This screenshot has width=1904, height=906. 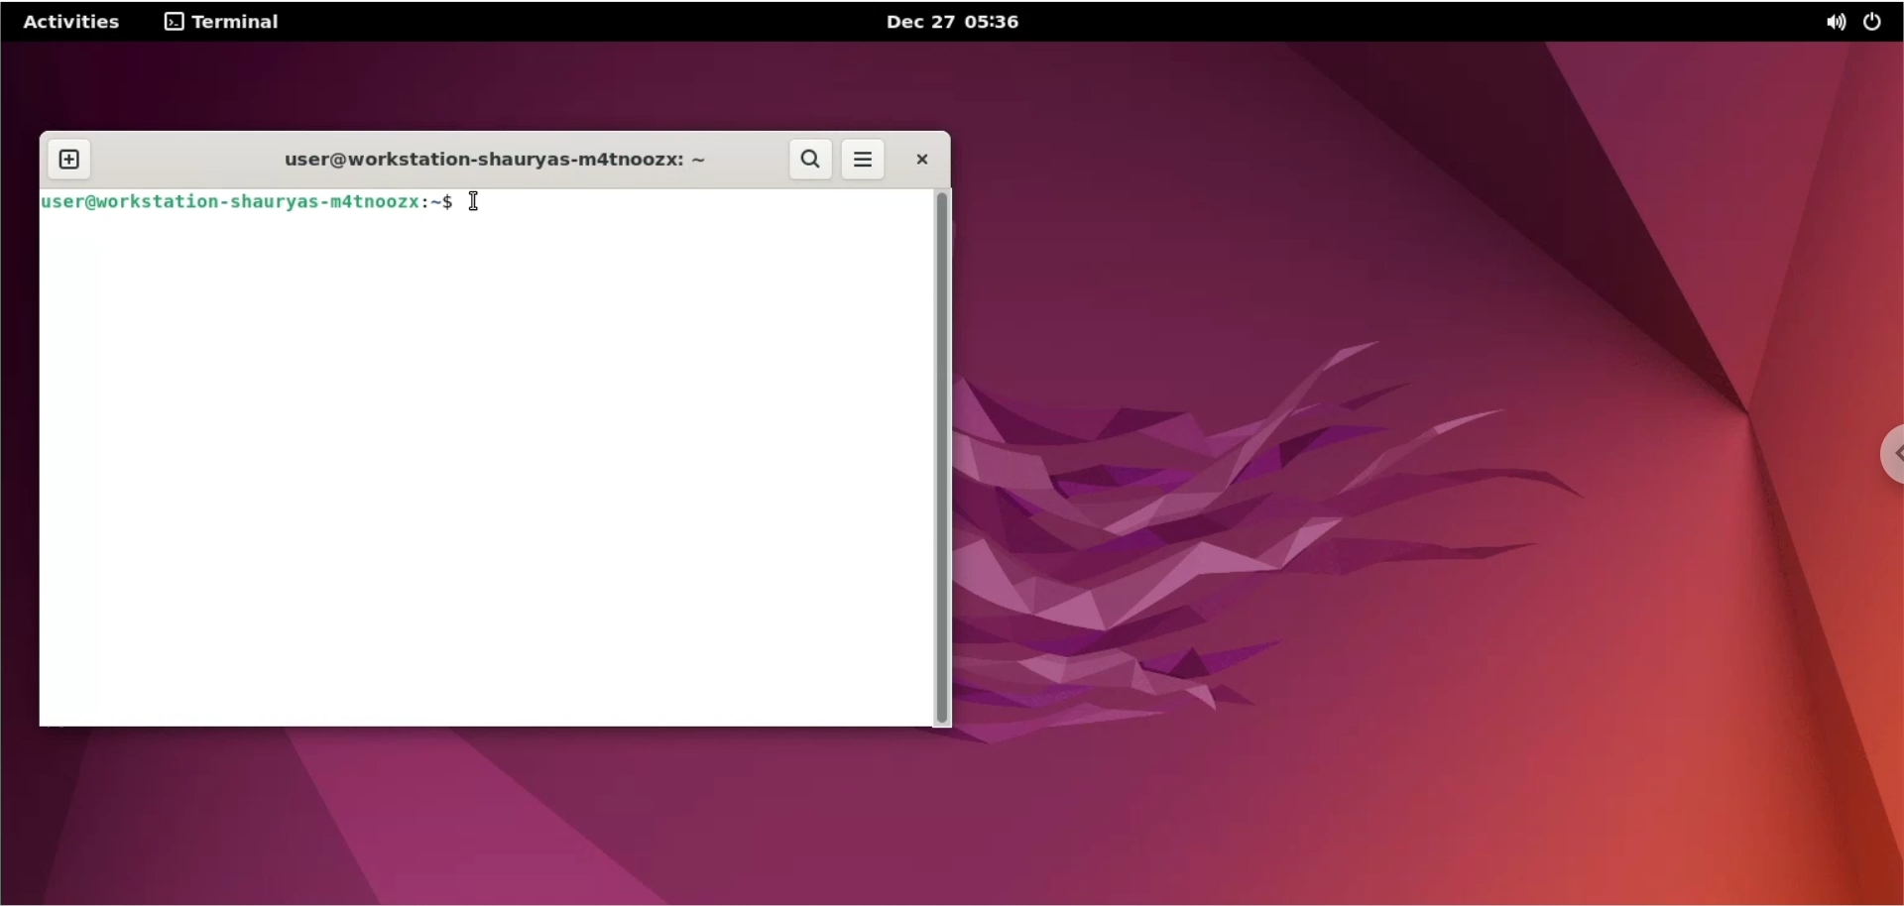 What do you see at coordinates (808, 161) in the screenshot?
I see `search button` at bounding box center [808, 161].